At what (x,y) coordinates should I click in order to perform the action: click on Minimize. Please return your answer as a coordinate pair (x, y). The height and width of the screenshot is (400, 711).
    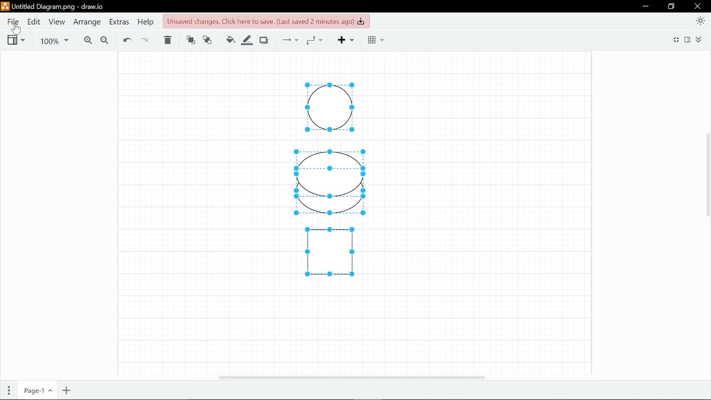
    Looking at the image, I should click on (645, 7).